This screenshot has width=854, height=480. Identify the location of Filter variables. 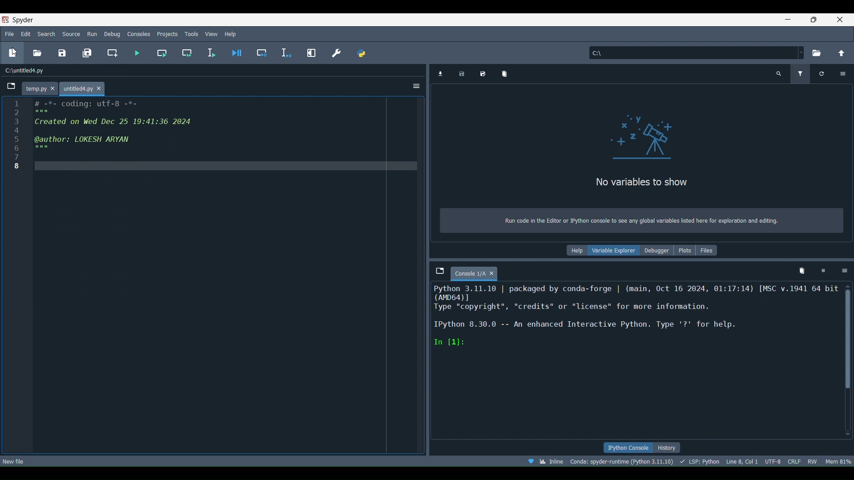
(798, 73).